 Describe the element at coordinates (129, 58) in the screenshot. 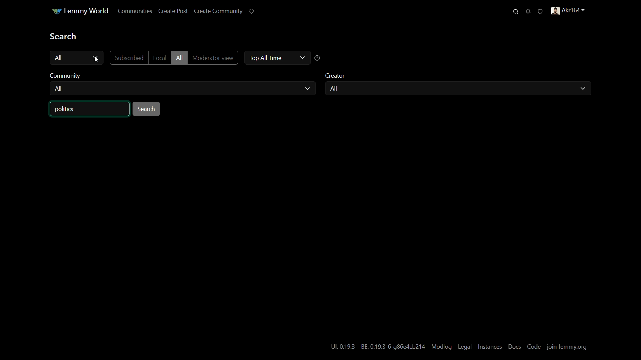

I see `subscribed` at that location.